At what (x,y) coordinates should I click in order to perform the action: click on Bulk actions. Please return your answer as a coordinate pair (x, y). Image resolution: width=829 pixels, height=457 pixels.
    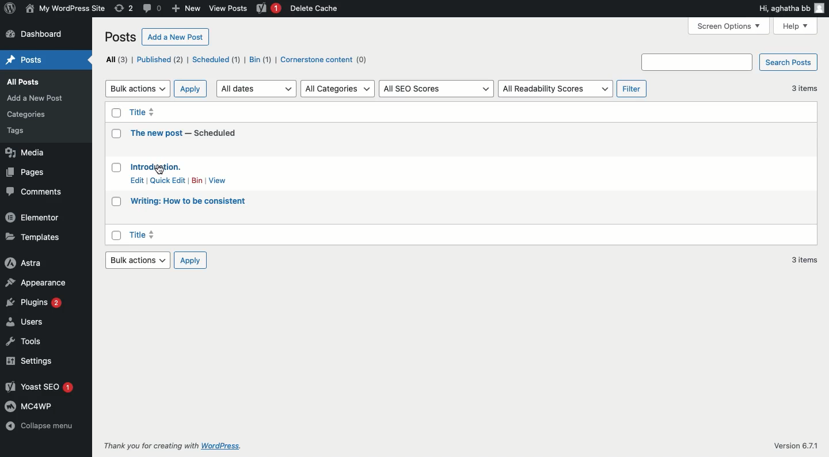
    Looking at the image, I should click on (137, 260).